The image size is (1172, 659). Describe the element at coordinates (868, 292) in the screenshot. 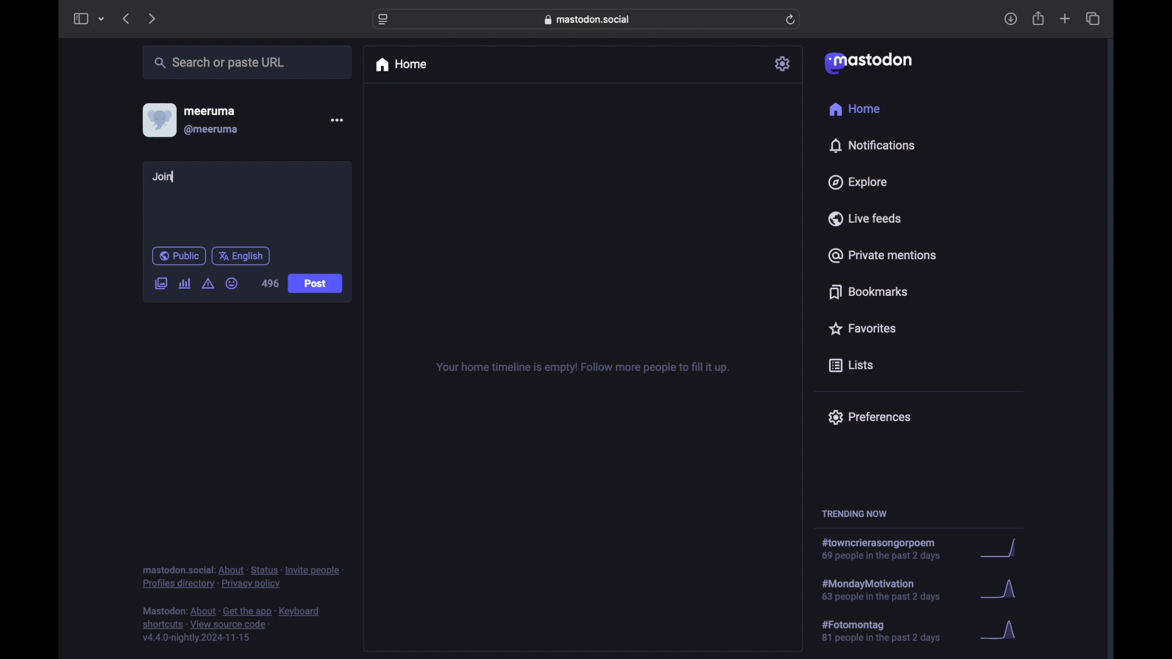

I see `bookmarks` at that location.